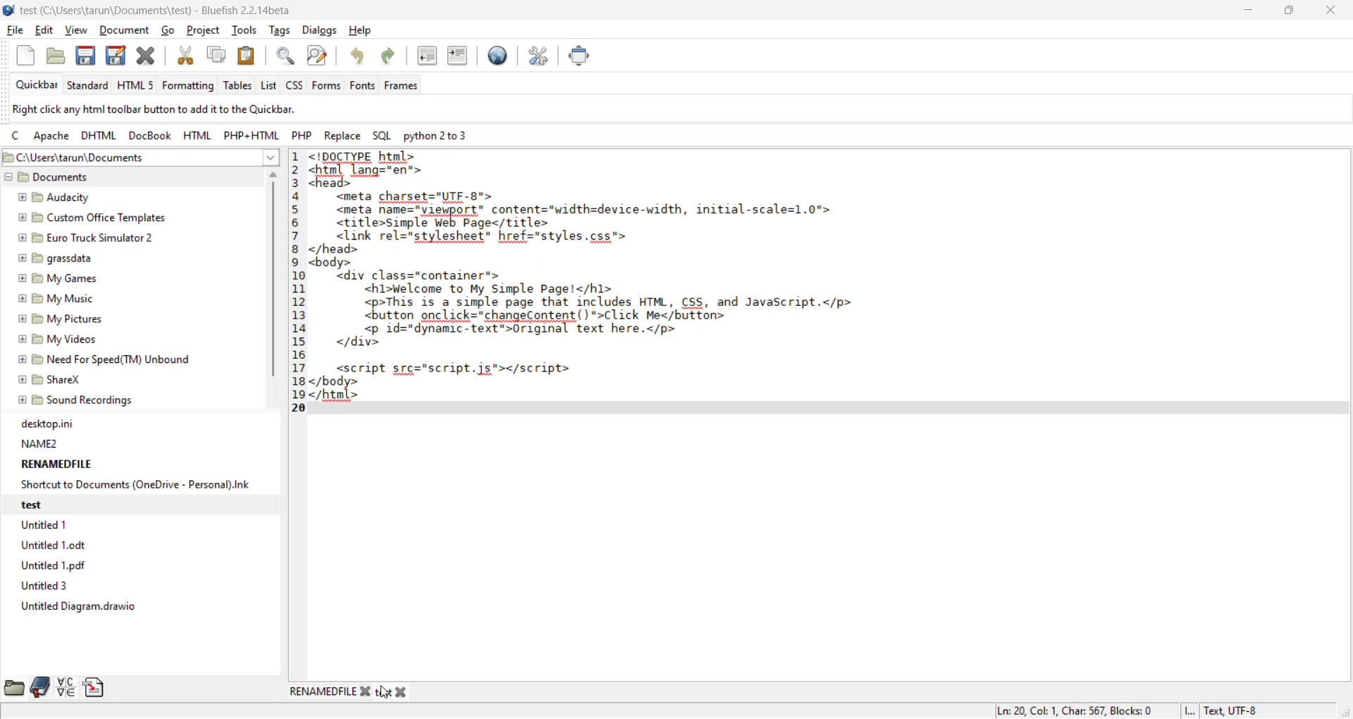 The height and width of the screenshot is (719, 1353). Describe the element at coordinates (323, 692) in the screenshot. I see `renamedfile` at that location.